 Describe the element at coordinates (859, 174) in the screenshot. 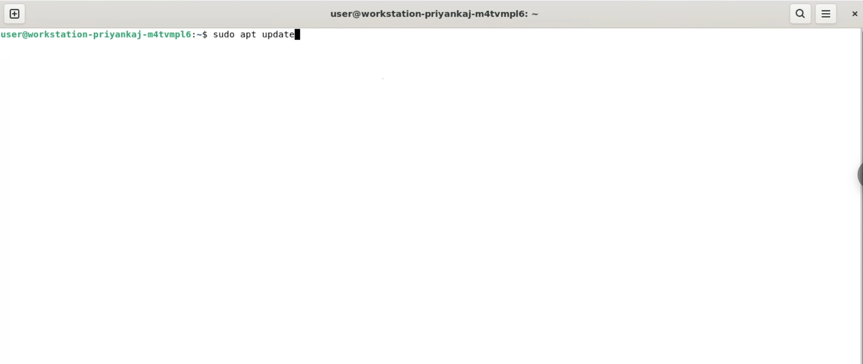

I see `sidebar` at that location.